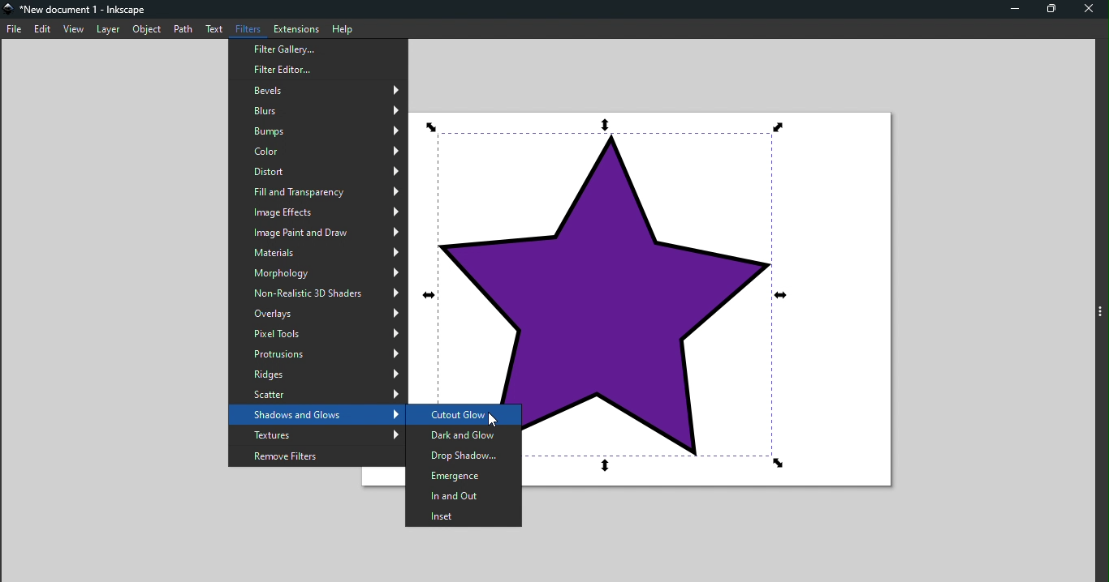 This screenshot has height=582, width=1109. I want to click on Minimize, so click(1009, 9).